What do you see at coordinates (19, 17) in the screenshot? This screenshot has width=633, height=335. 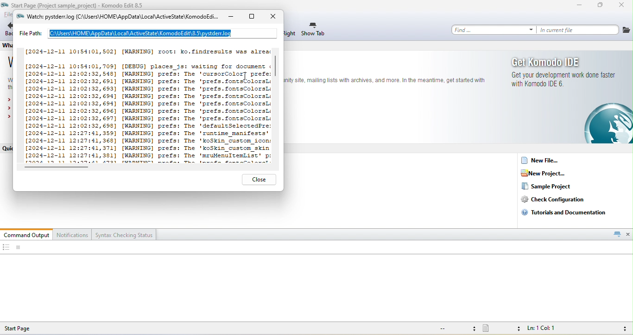 I see `app icon` at bounding box center [19, 17].